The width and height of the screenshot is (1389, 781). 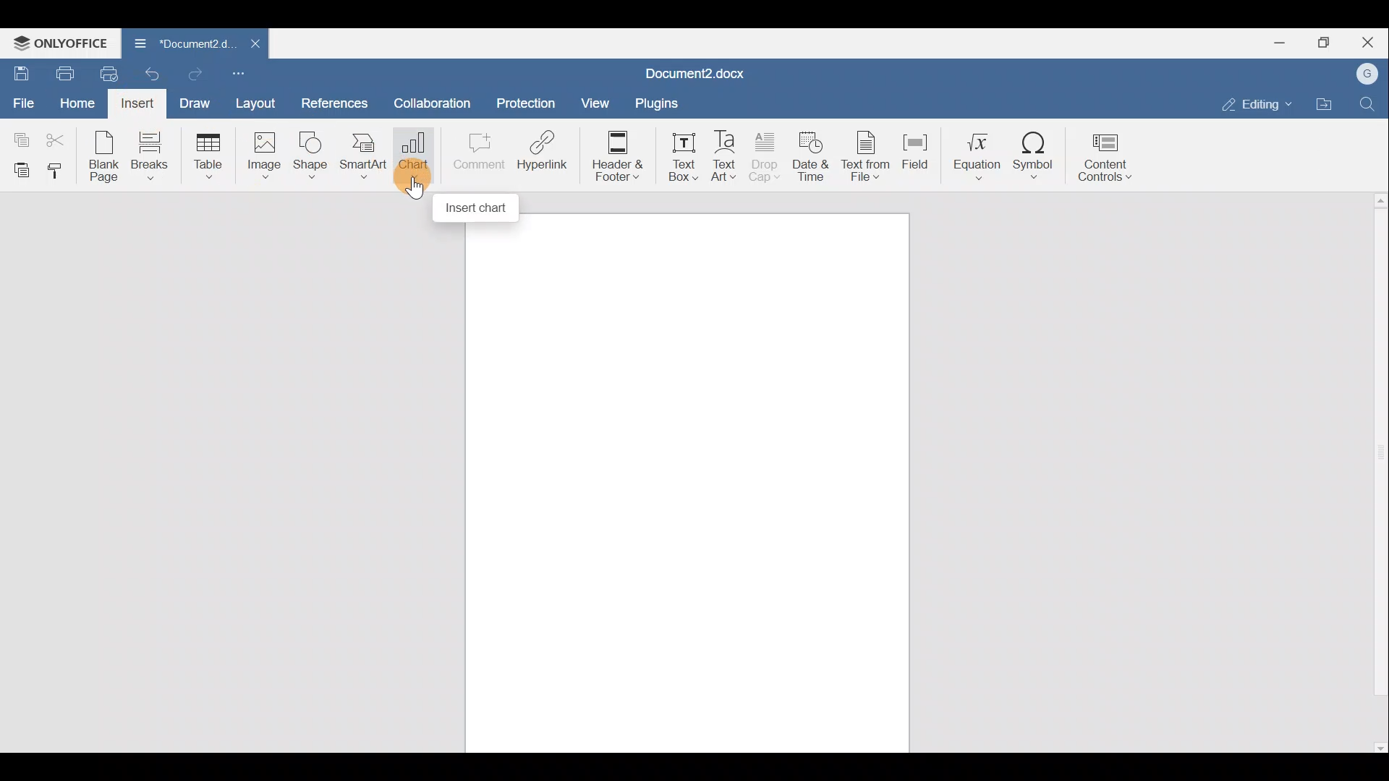 I want to click on Cursor on Chart, so click(x=413, y=155).